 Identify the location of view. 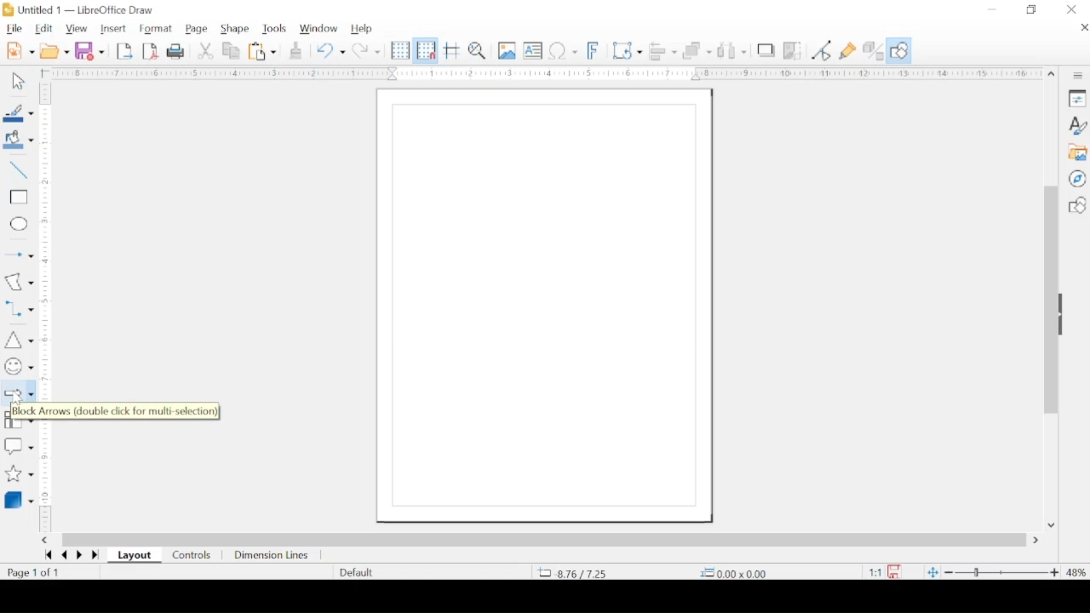
(76, 29).